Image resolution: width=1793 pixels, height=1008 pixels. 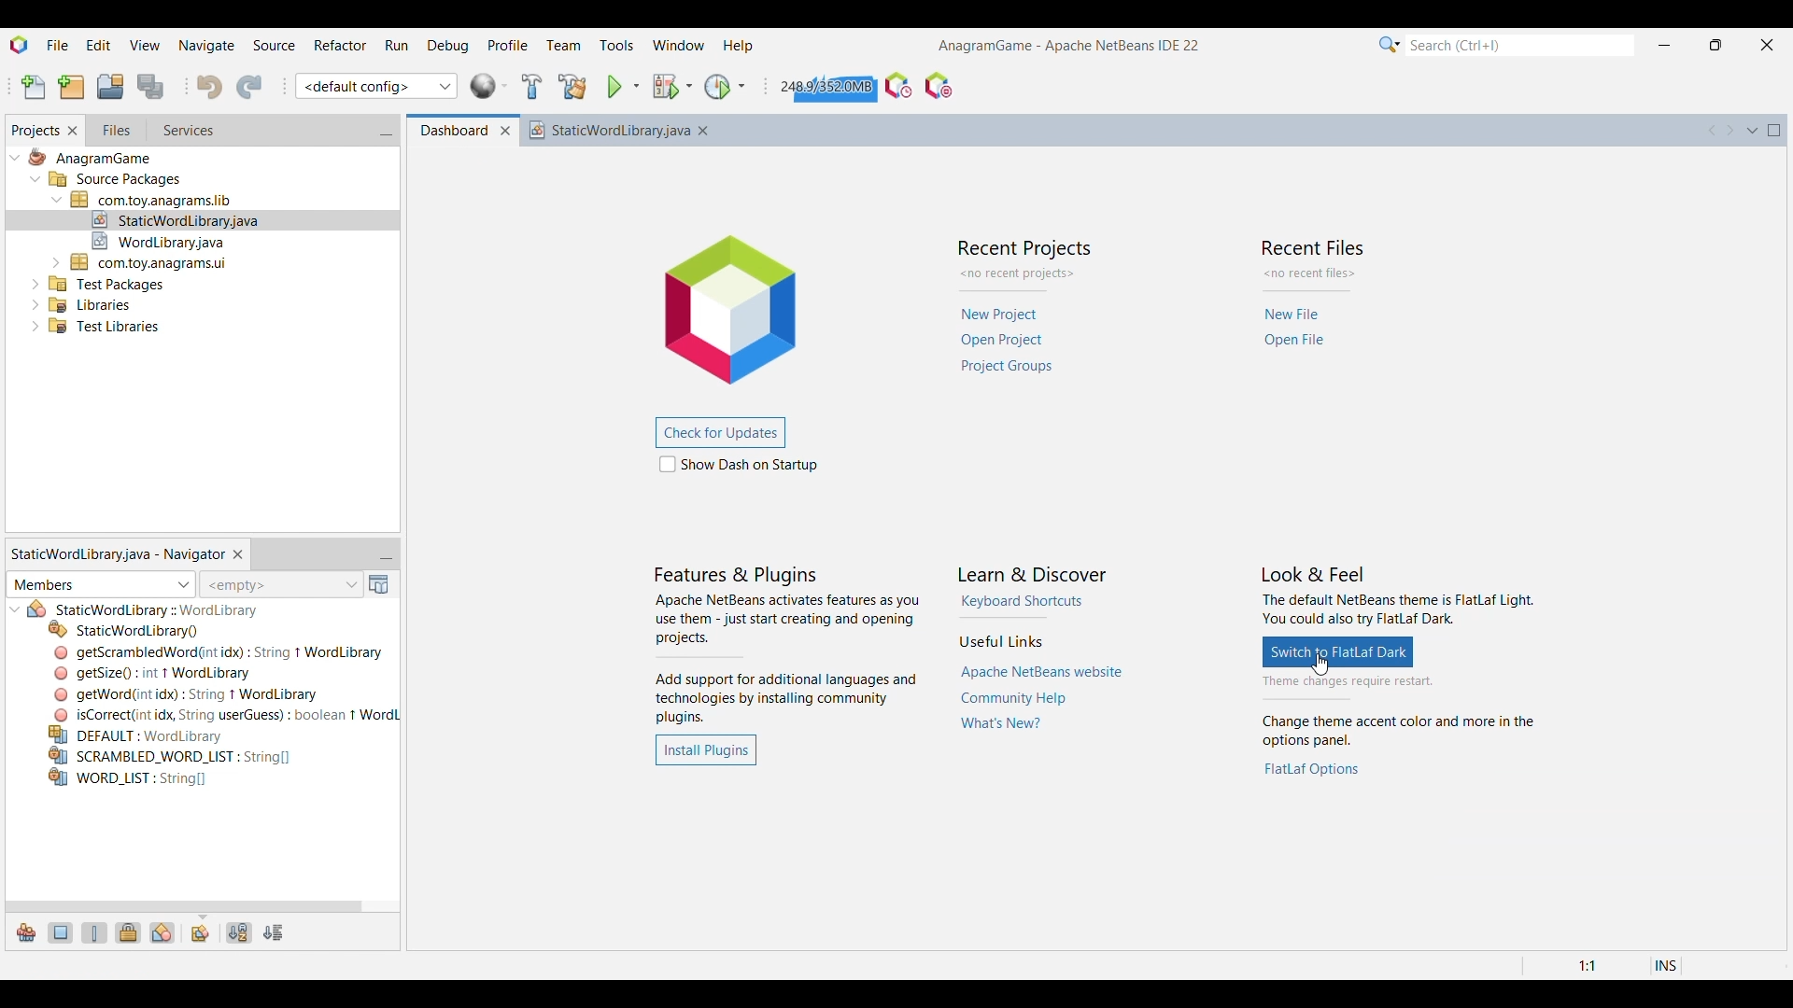 I want to click on Recent Projects, so click(x=1022, y=248).